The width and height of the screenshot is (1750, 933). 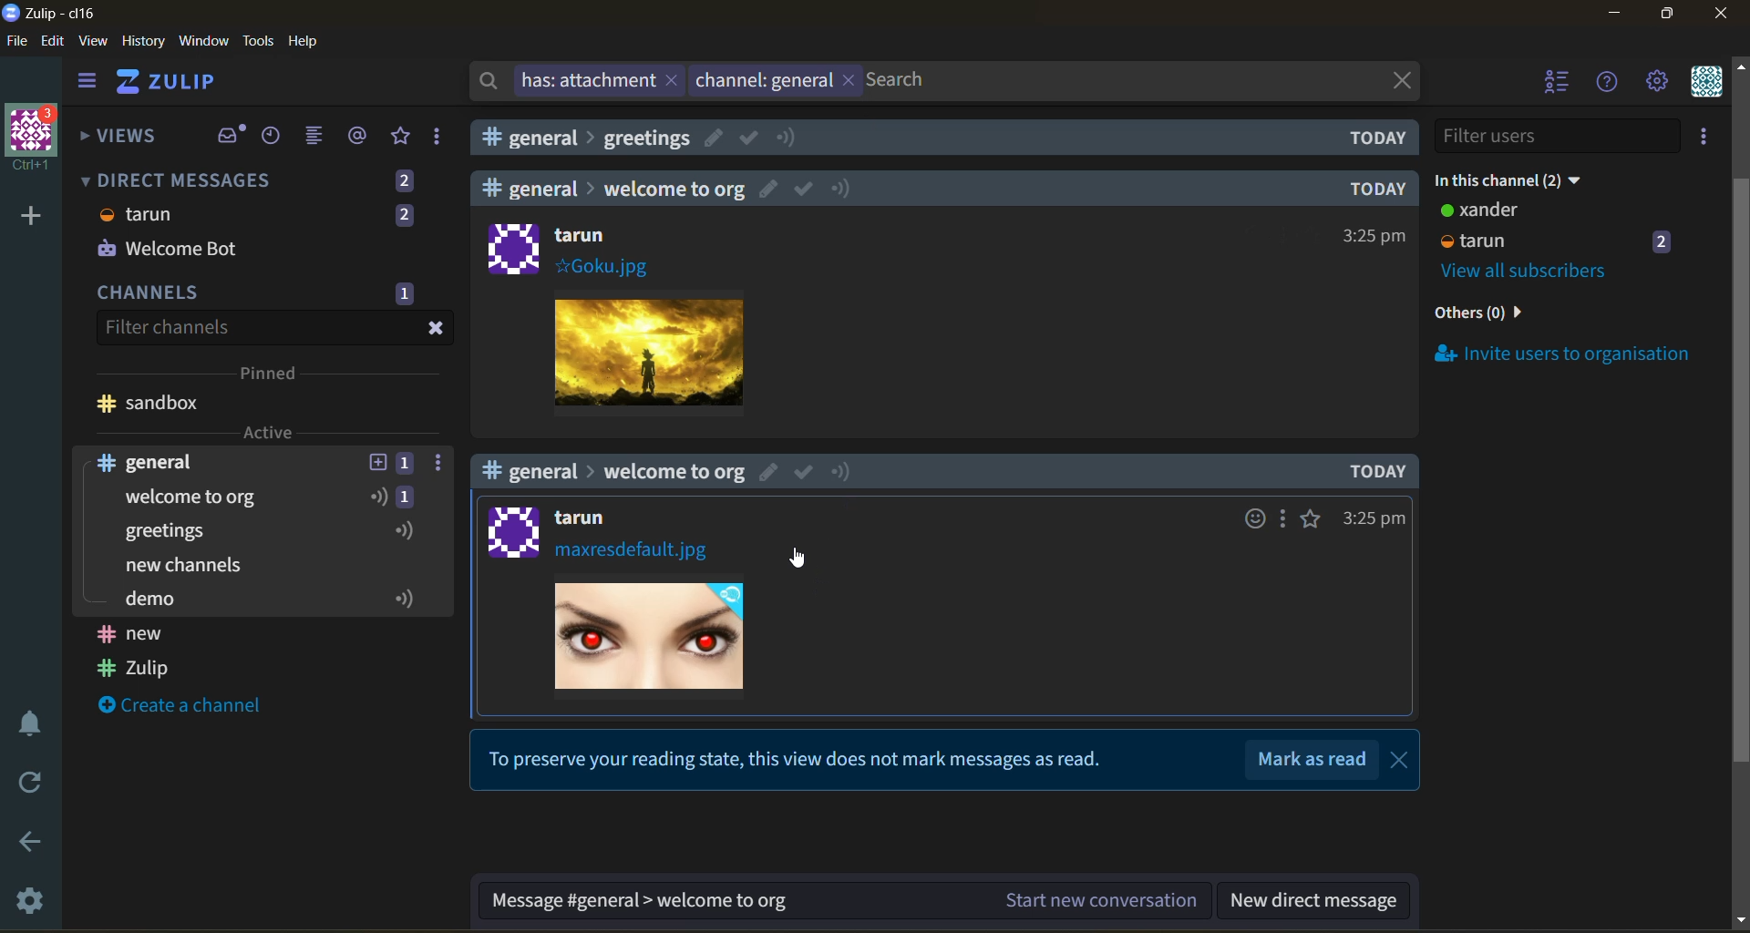 What do you see at coordinates (1312, 902) in the screenshot?
I see `new direct message` at bounding box center [1312, 902].